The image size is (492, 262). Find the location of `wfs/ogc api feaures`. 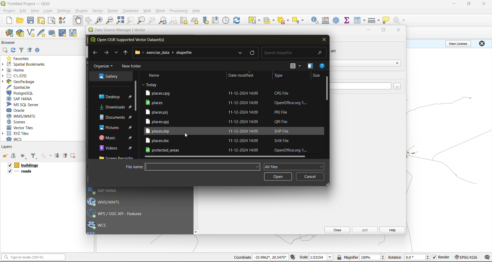

wfs/ogc api feaures is located at coordinates (118, 213).